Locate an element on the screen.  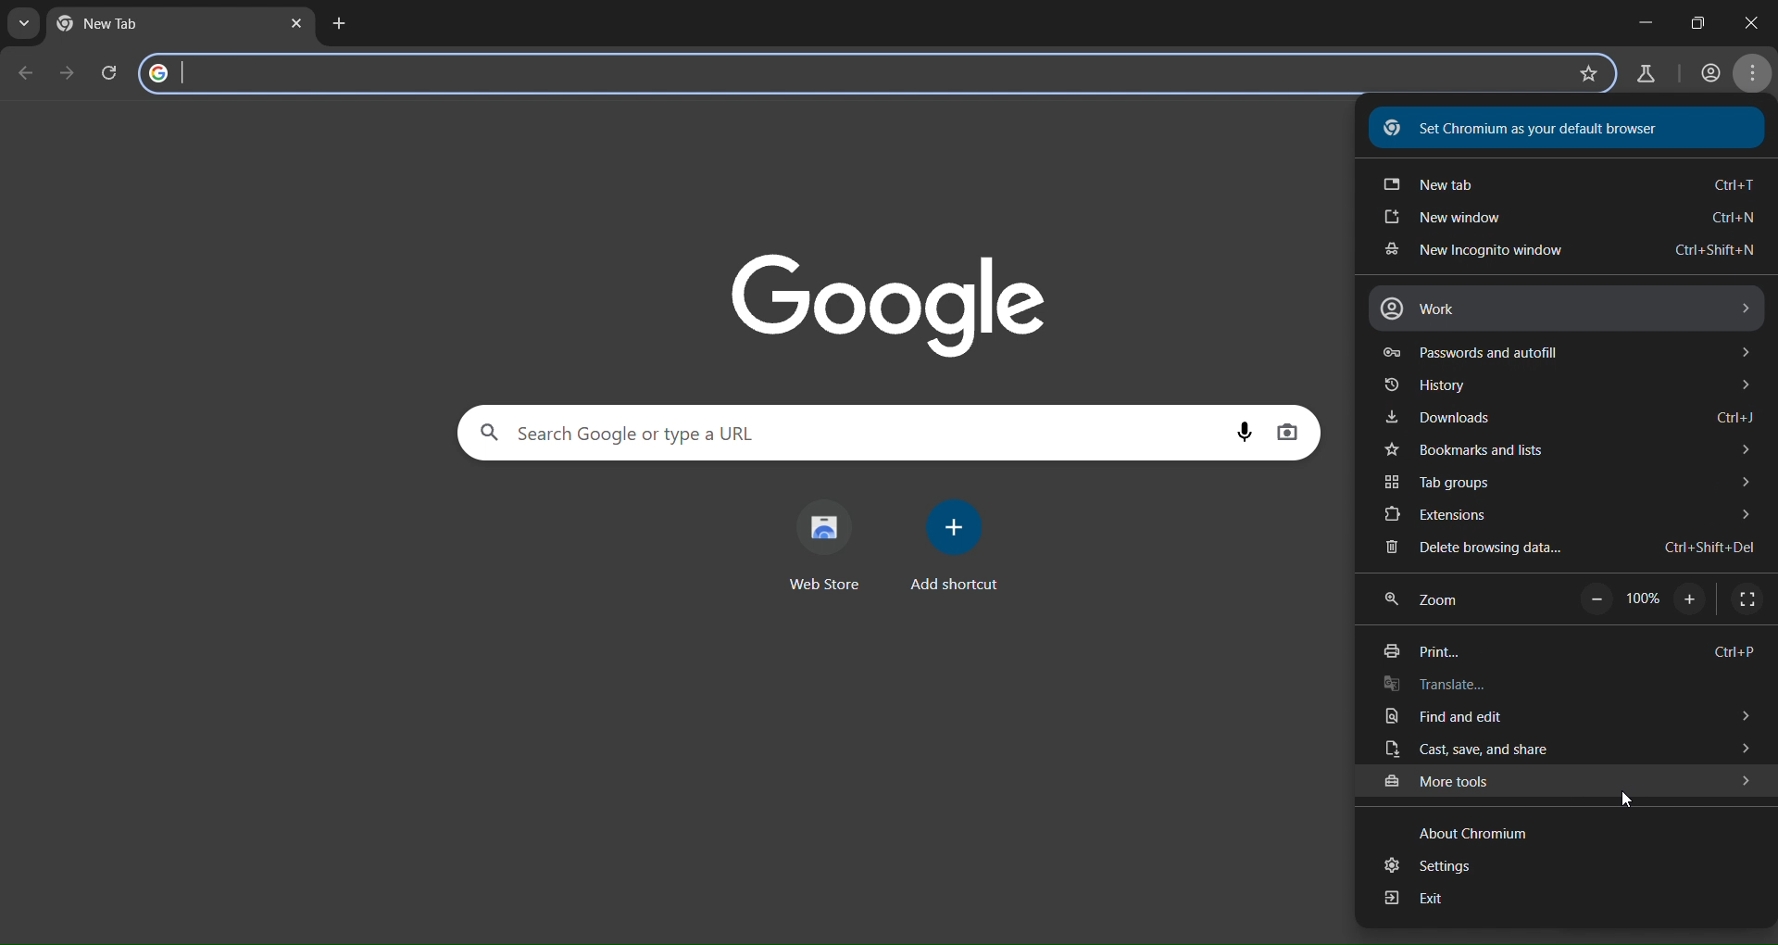
search is located at coordinates (627, 432).